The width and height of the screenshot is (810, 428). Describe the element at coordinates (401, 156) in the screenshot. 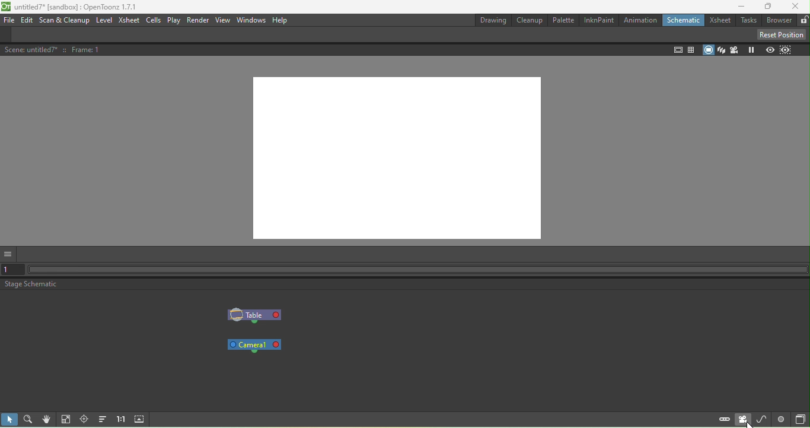

I see `Canvas` at that location.